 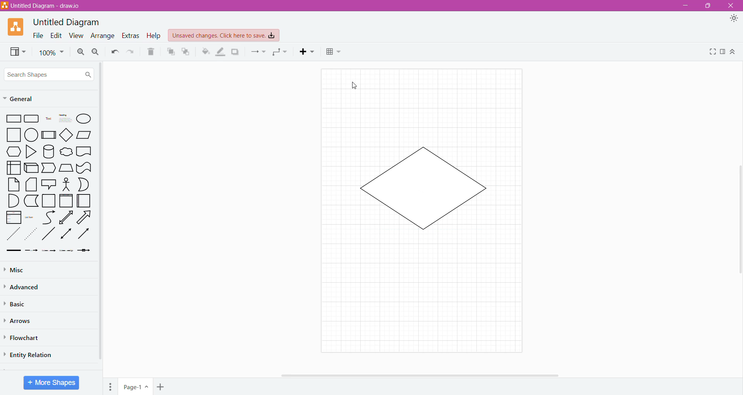 I want to click on Entity Relation, so click(x=30, y=354).